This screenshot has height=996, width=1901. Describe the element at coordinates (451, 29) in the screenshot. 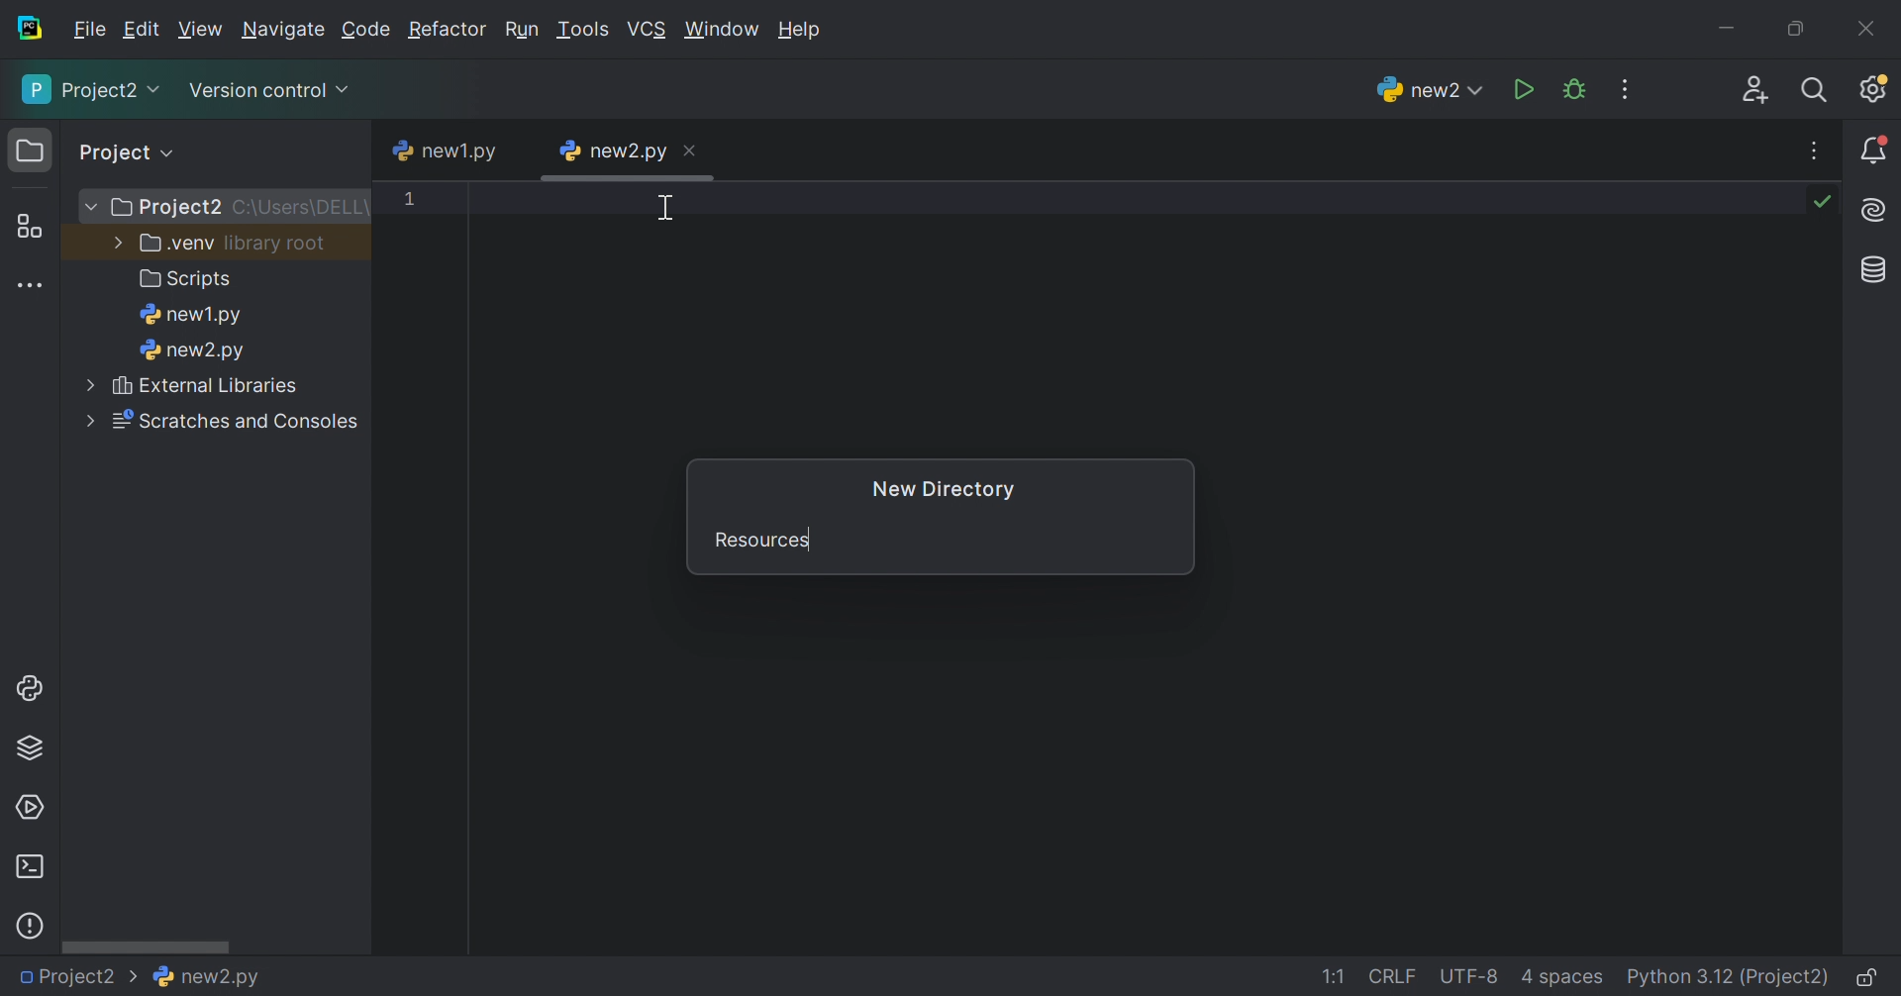

I see `Refactor` at that location.